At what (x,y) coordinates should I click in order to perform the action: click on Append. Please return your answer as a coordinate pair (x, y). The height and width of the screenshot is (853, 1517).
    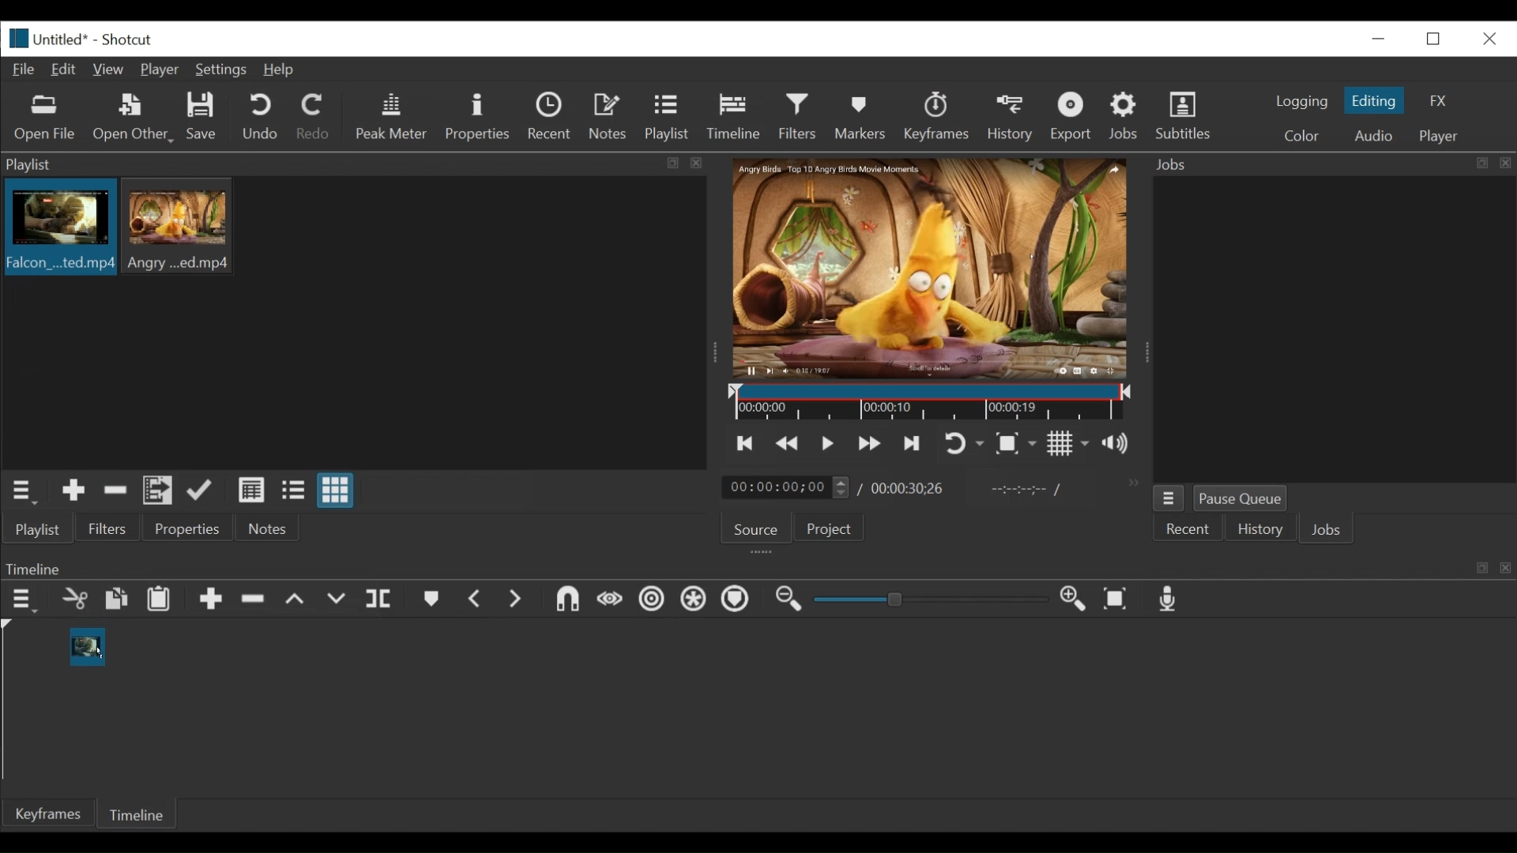
    Looking at the image, I should click on (211, 603).